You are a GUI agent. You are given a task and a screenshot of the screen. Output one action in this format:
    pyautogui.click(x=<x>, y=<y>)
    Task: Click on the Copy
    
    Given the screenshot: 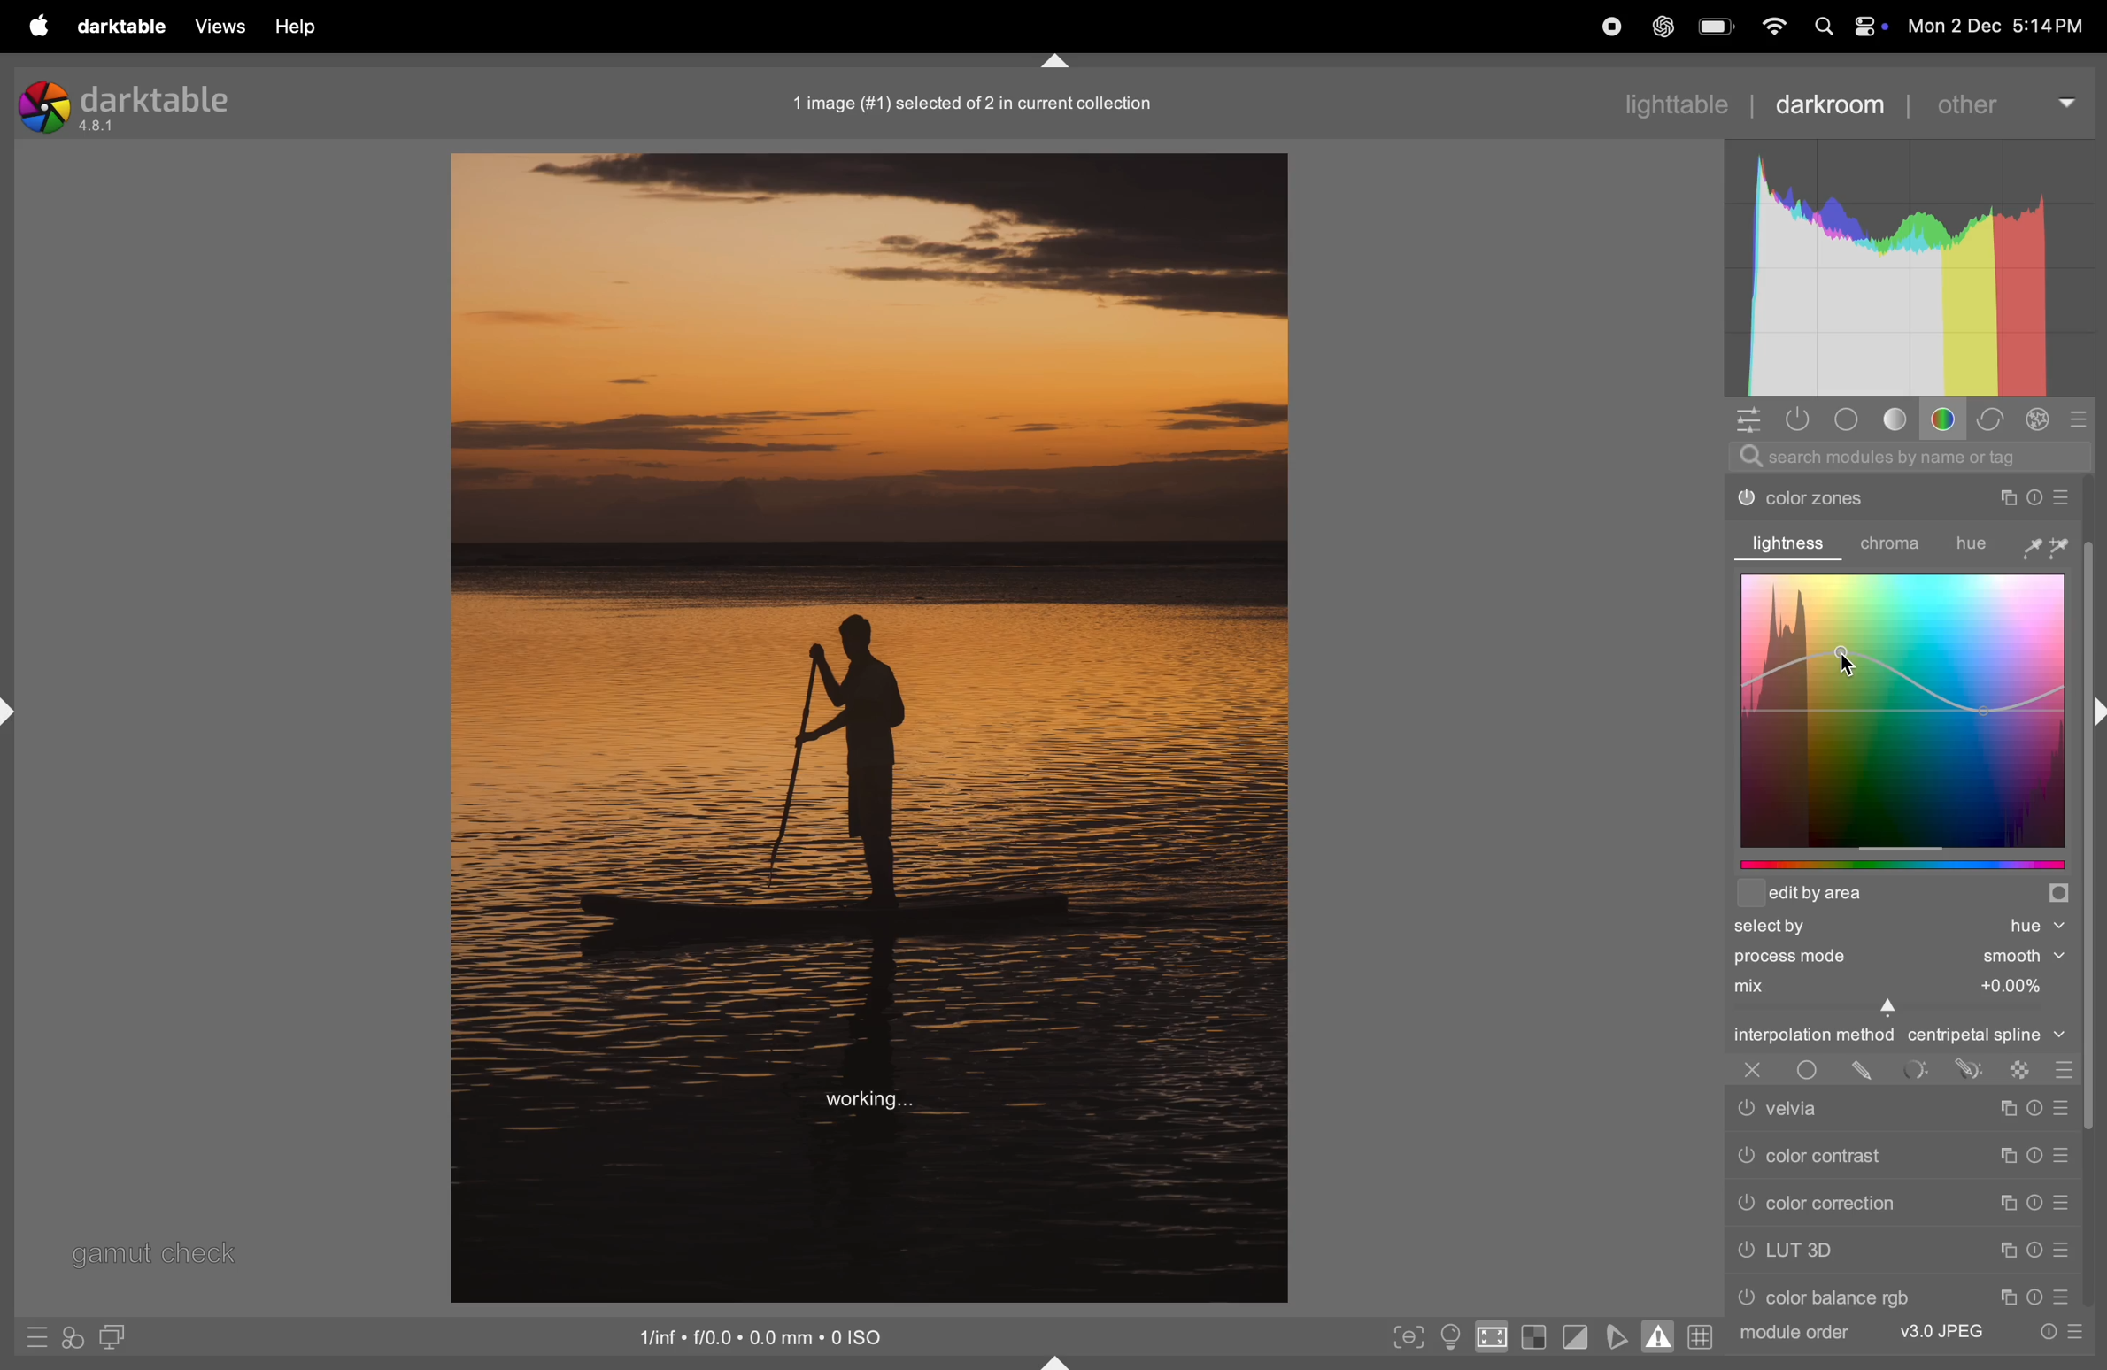 What is the action you would take?
    pyautogui.click(x=2001, y=497)
    